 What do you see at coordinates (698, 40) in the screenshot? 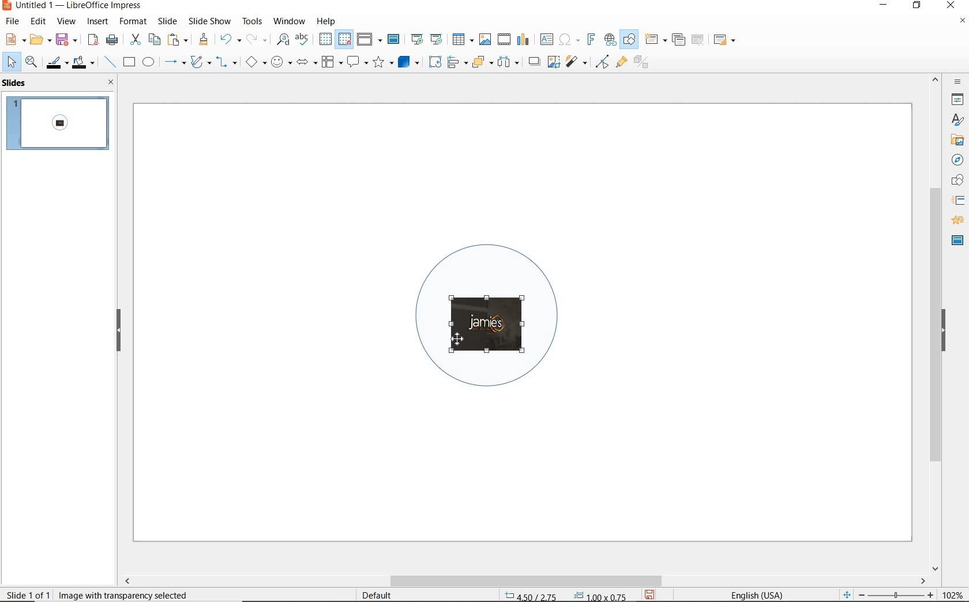
I see `delete slide` at bounding box center [698, 40].